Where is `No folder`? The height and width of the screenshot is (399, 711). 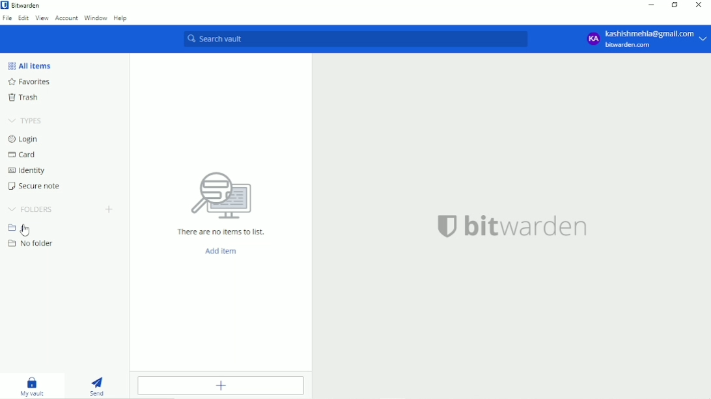 No folder is located at coordinates (32, 244).